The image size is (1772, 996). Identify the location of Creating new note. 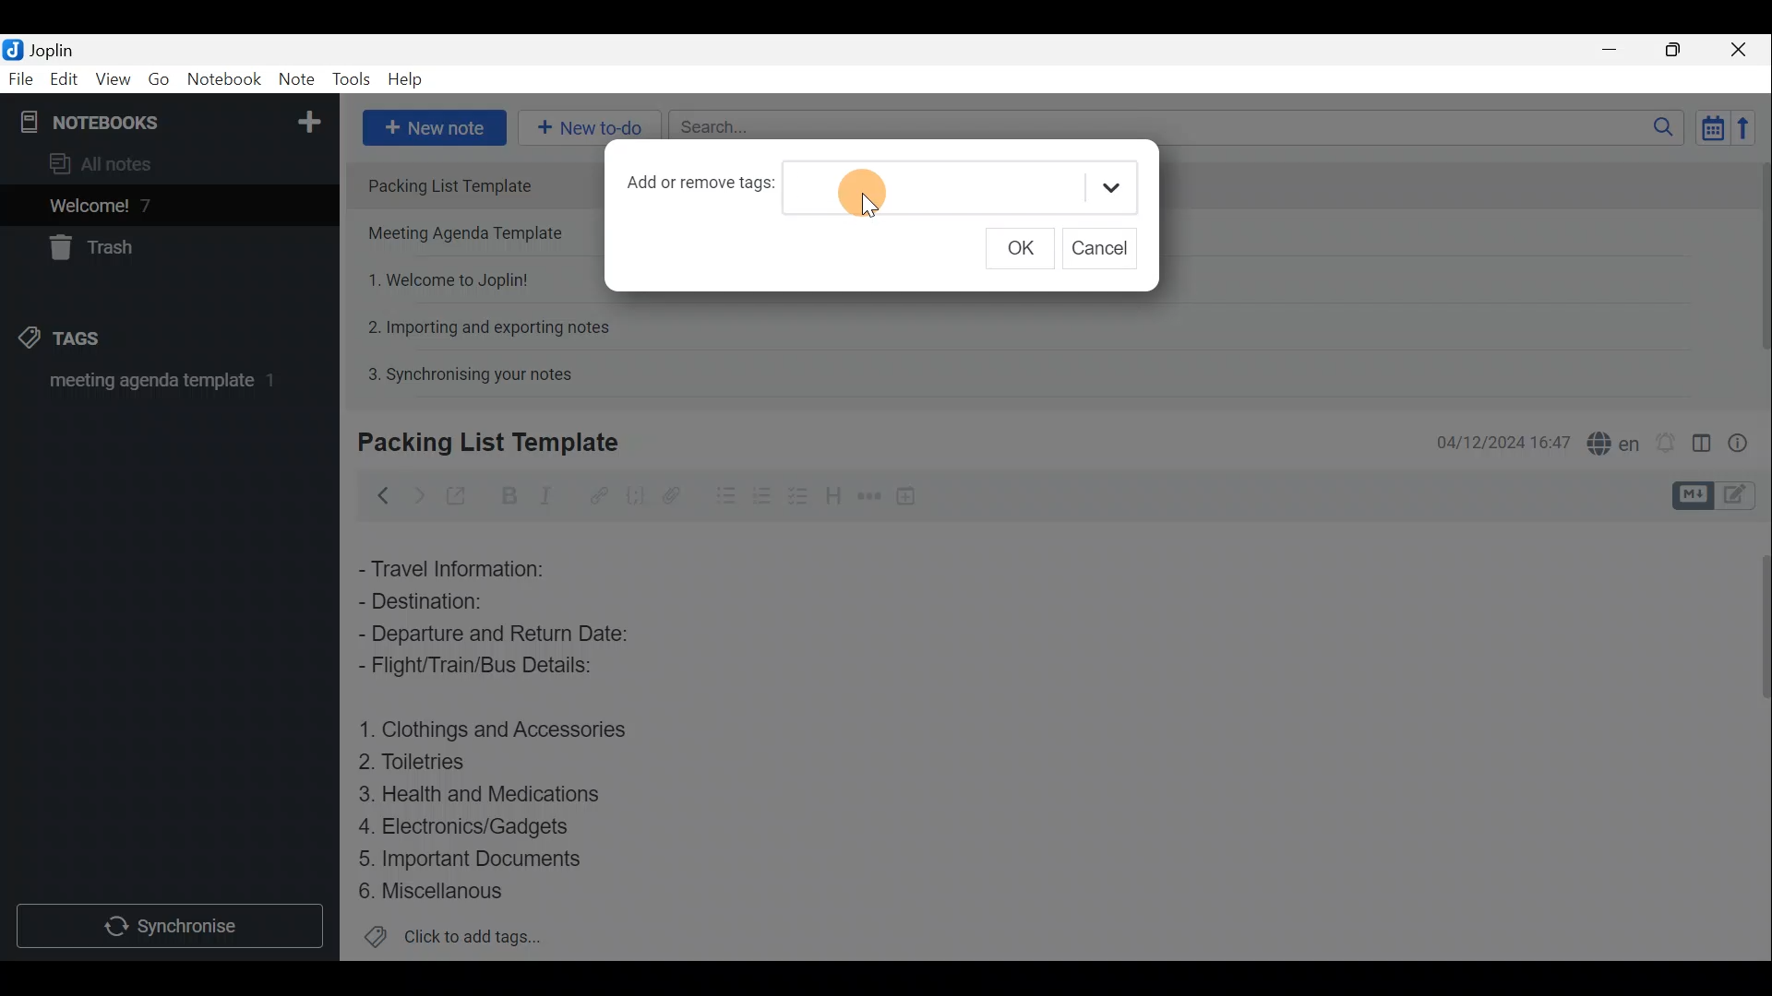
(477, 444).